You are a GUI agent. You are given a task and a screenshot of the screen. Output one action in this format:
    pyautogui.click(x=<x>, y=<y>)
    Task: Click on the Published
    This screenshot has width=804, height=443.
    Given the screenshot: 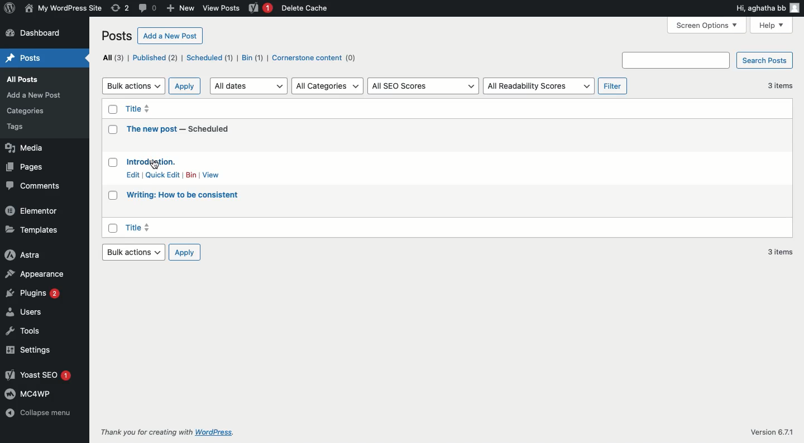 What is the action you would take?
    pyautogui.click(x=155, y=57)
    